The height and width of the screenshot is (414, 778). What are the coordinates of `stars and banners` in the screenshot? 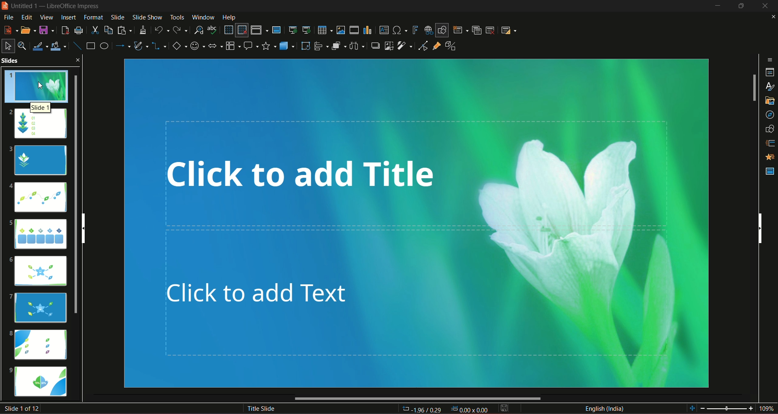 It's located at (269, 45).